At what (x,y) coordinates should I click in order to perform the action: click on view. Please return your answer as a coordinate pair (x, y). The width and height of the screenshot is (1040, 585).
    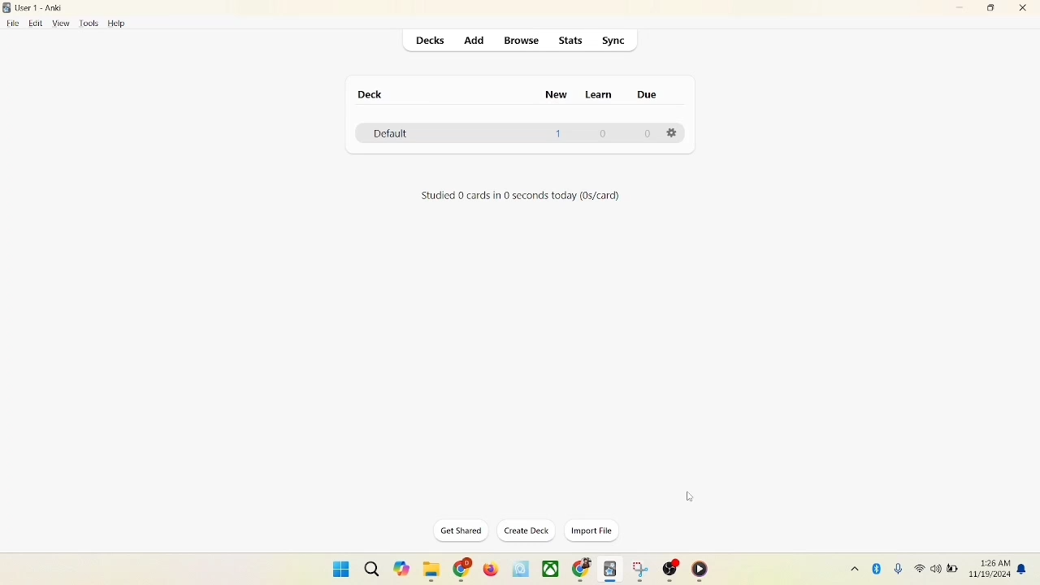
    Looking at the image, I should click on (63, 24).